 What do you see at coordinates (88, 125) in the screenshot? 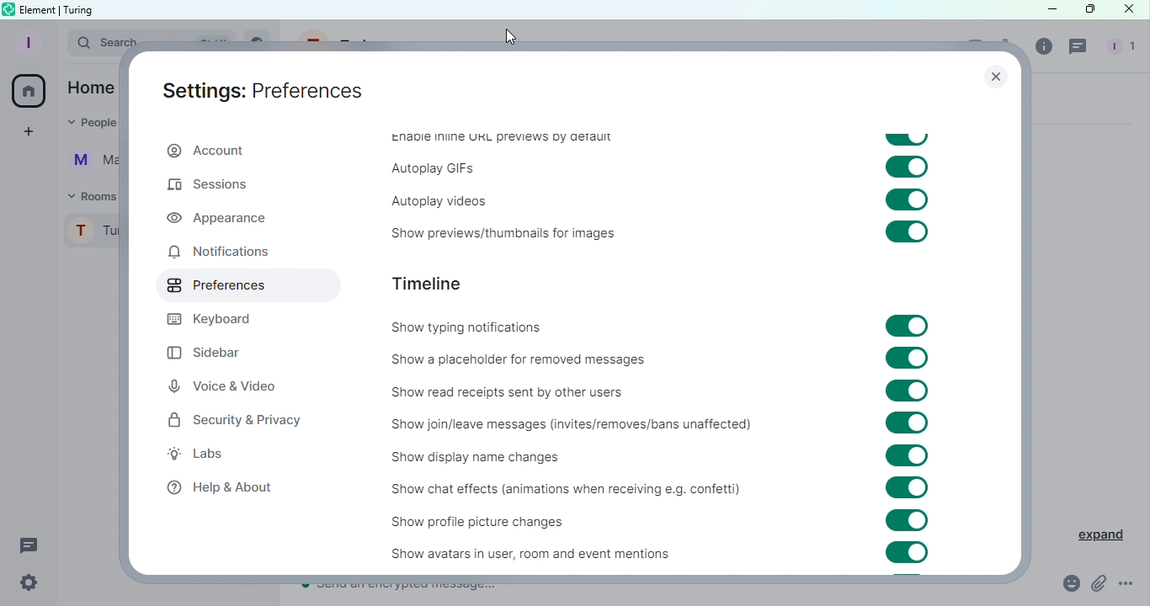
I see `People` at bounding box center [88, 125].